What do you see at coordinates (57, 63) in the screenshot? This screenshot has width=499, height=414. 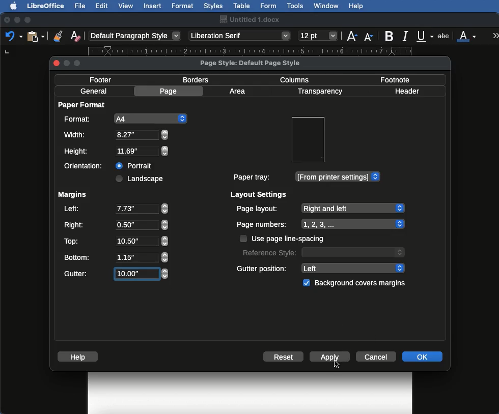 I see `close` at bounding box center [57, 63].